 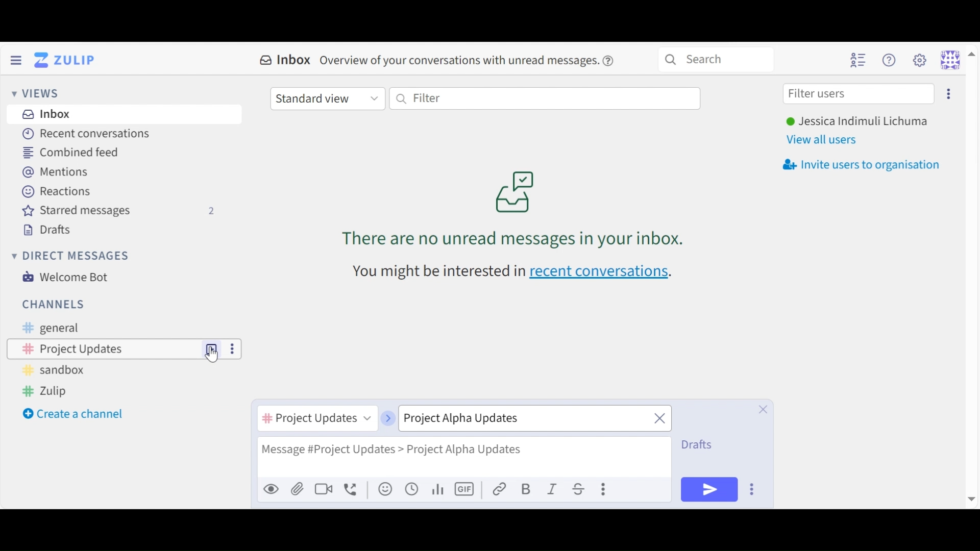 What do you see at coordinates (859, 94) in the screenshot?
I see `Filter users` at bounding box center [859, 94].